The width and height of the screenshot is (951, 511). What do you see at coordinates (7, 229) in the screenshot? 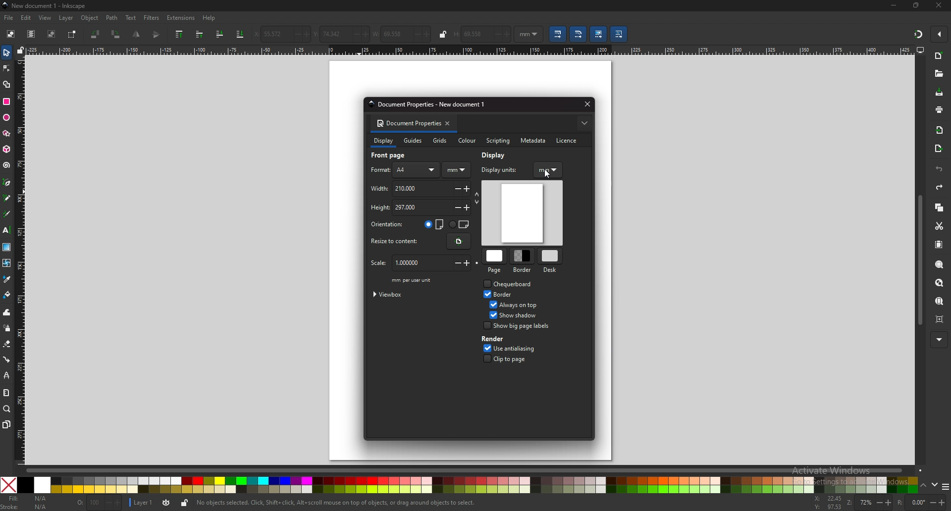
I see `text` at bounding box center [7, 229].